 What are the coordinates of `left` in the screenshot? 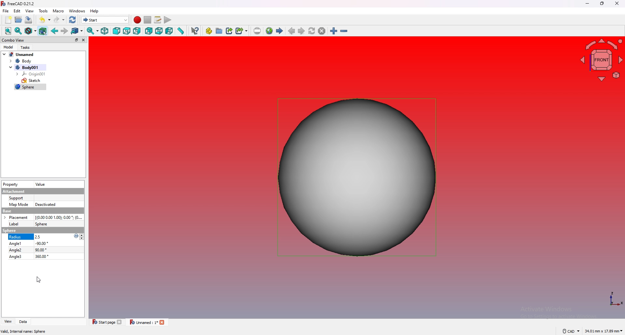 It's located at (170, 31).